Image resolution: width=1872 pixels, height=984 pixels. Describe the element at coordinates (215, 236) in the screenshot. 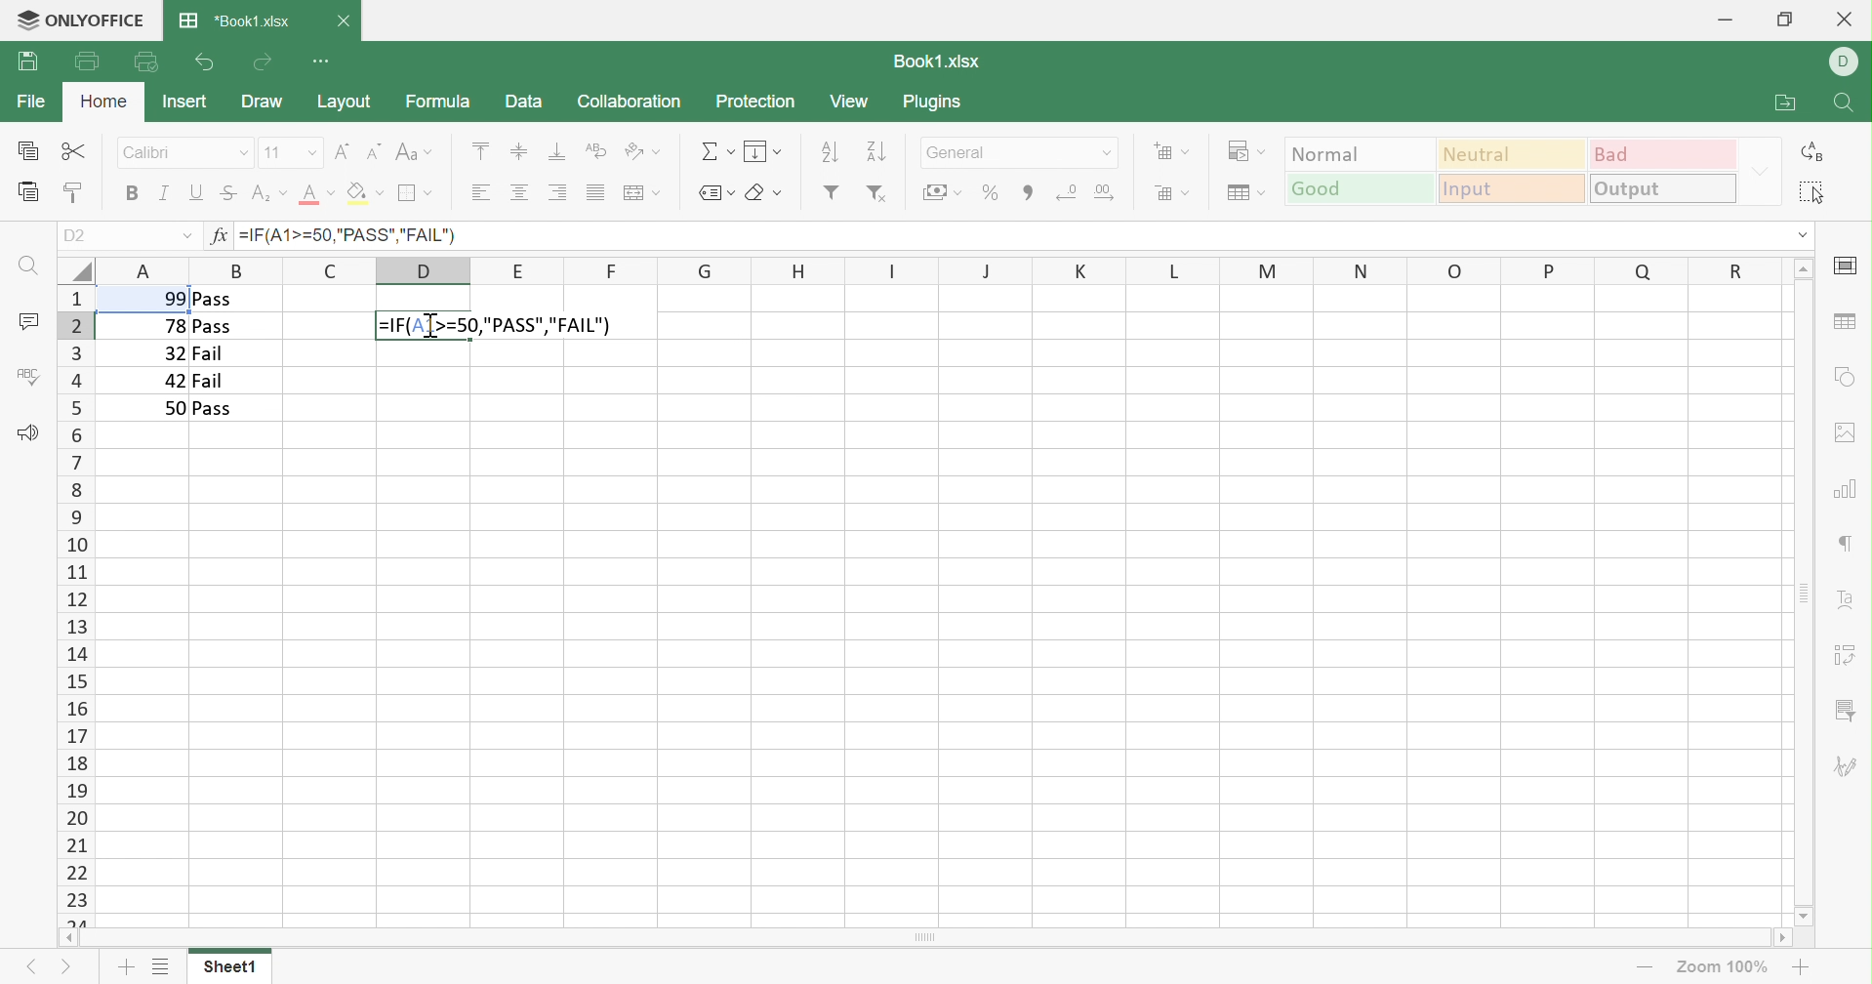

I see `fx` at that location.